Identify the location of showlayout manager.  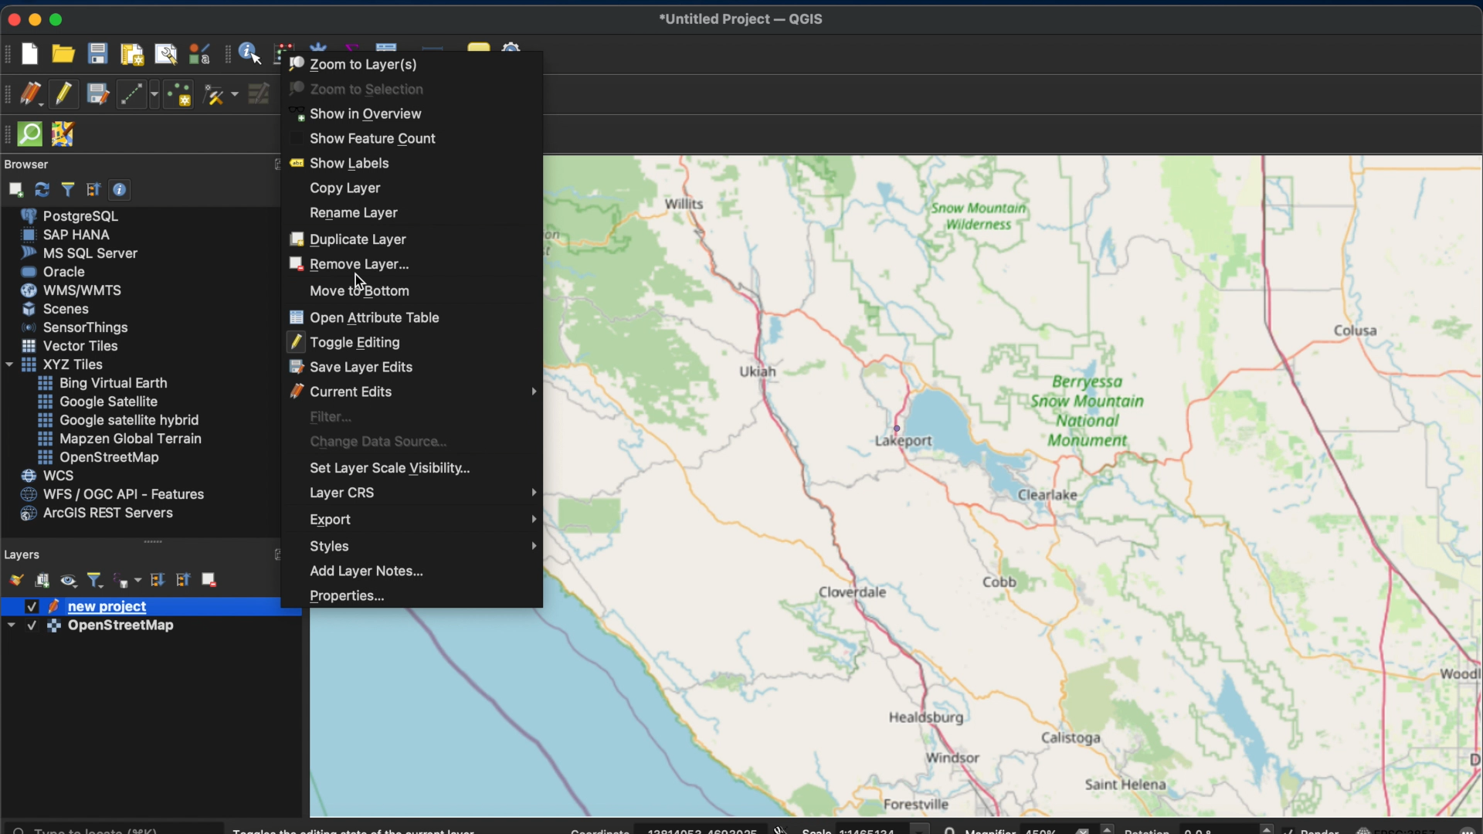
(166, 55).